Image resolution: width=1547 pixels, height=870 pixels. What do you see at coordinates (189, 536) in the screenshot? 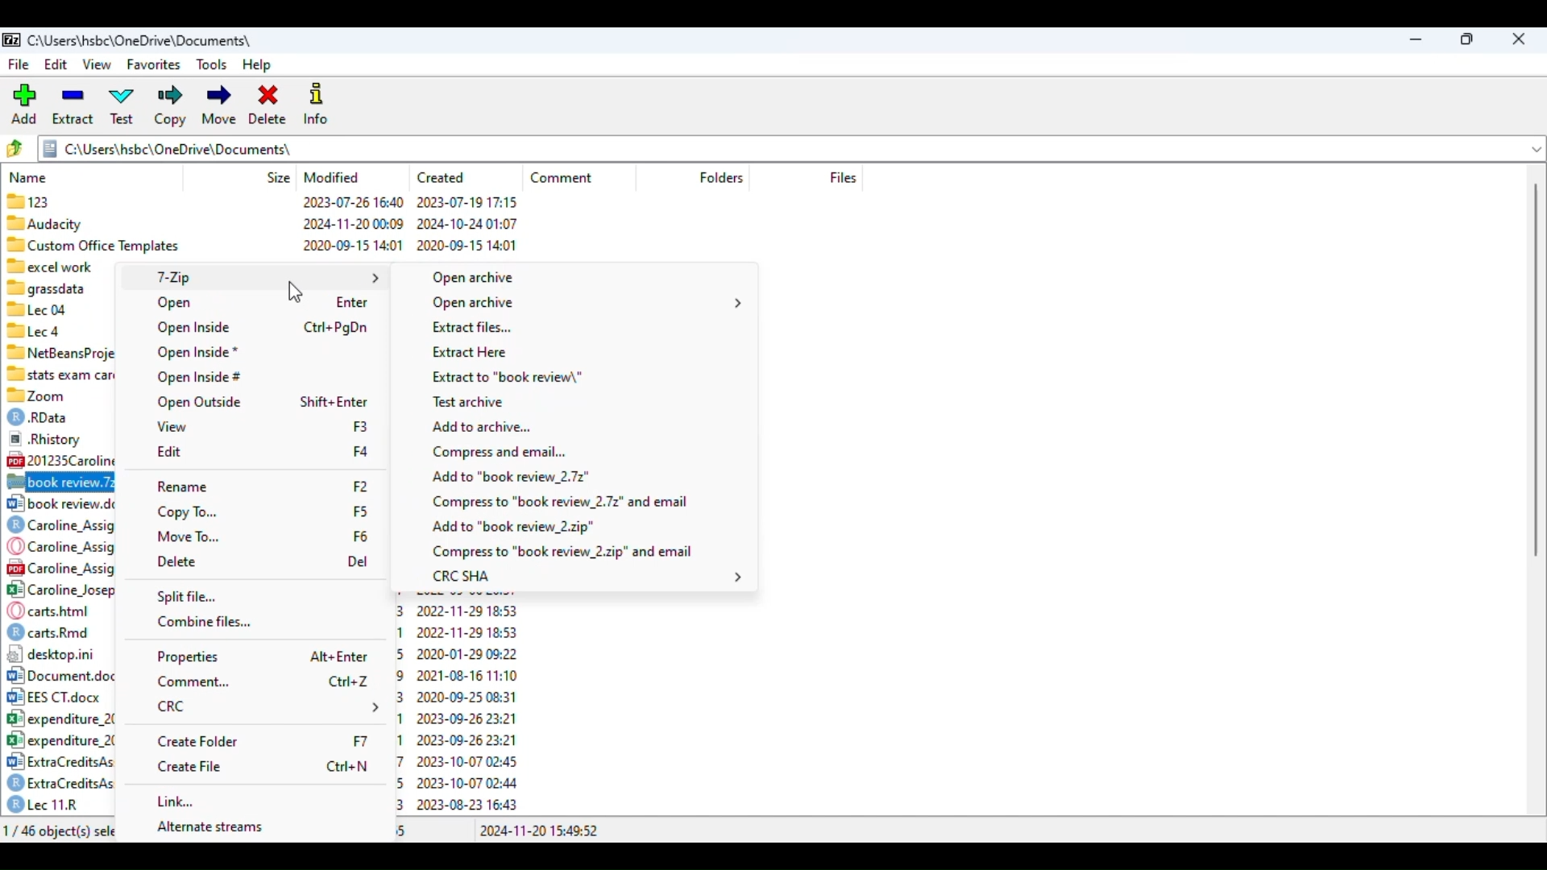
I see `move to` at bounding box center [189, 536].